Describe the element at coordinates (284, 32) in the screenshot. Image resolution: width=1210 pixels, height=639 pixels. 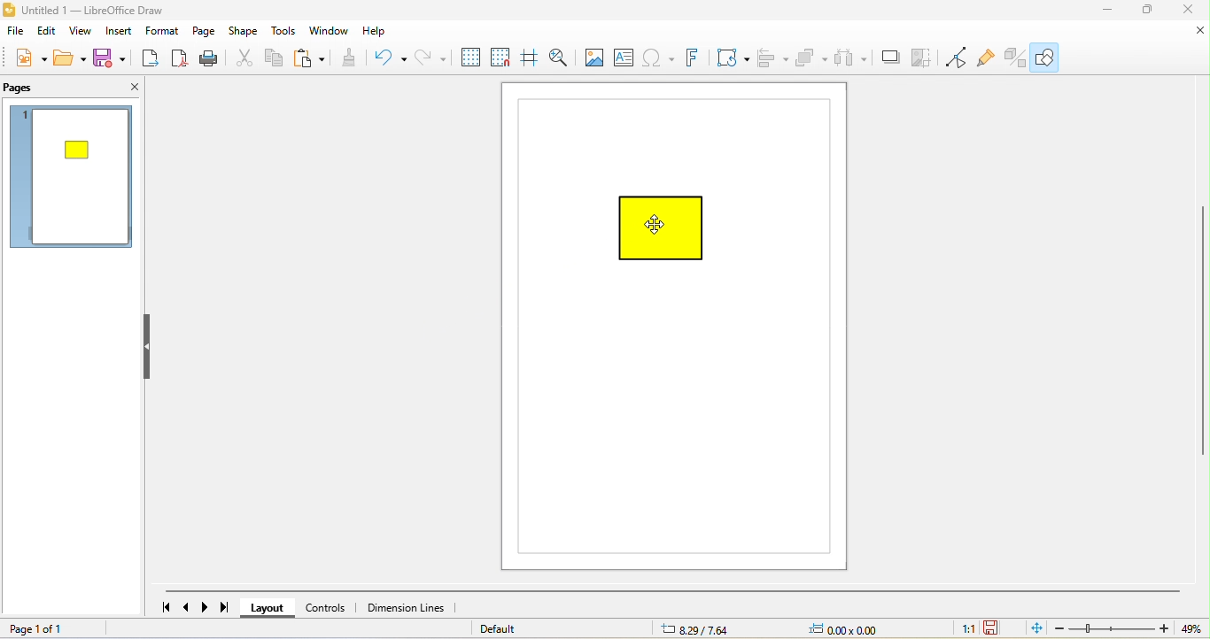
I see `tools` at that location.